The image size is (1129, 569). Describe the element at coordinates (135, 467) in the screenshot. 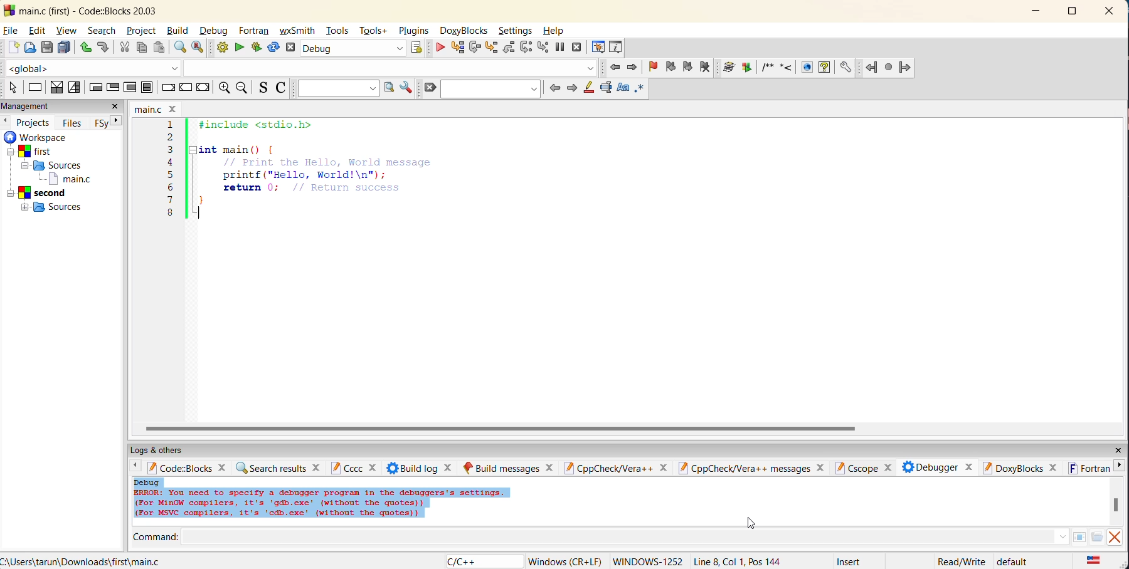

I see `previous` at that location.